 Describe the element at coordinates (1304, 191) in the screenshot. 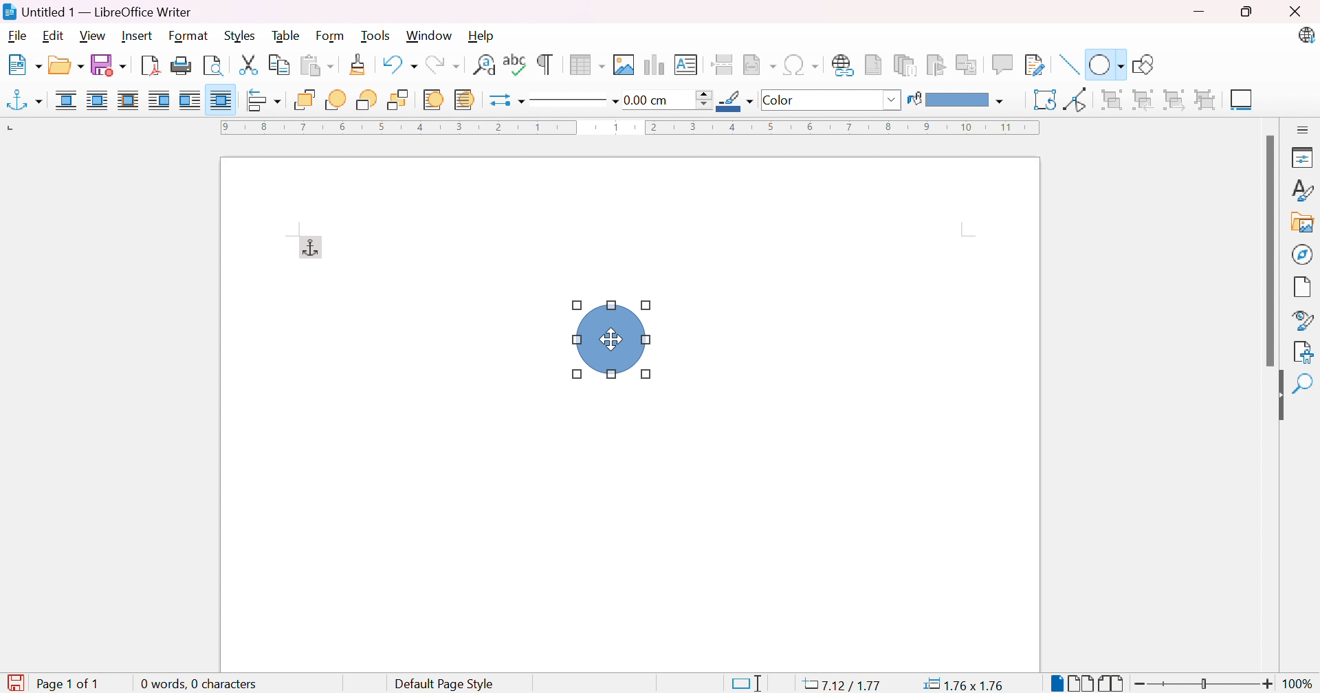

I see `Styles` at that location.